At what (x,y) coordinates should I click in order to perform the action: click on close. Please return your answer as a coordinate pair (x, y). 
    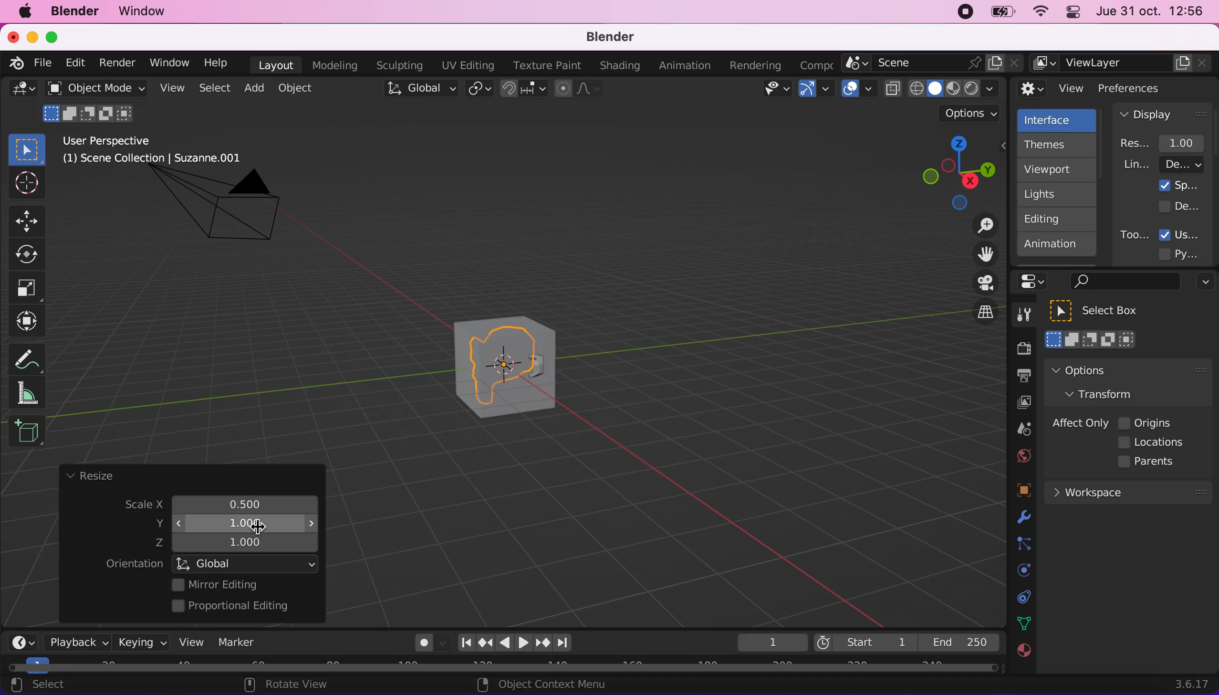
    Looking at the image, I should click on (12, 36).